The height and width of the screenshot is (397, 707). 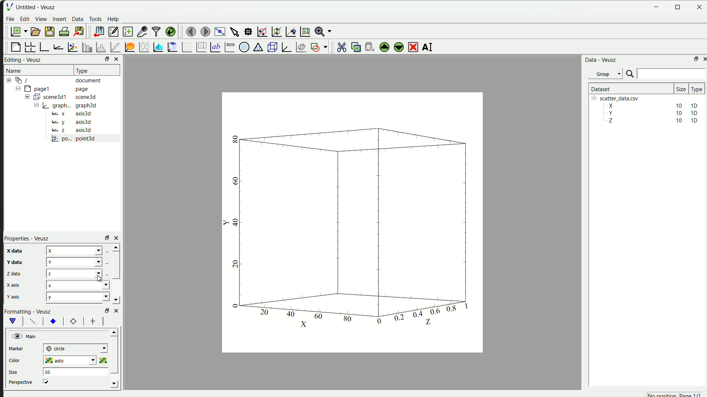 What do you see at coordinates (354, 47) in the screenshot?
I see `copy the widget` at bounding box center [354, 47].